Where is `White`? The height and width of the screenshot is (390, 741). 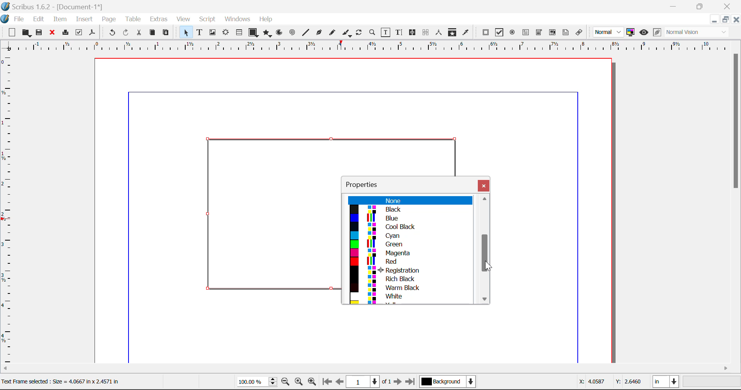 White is located at coordinates (411, 297).